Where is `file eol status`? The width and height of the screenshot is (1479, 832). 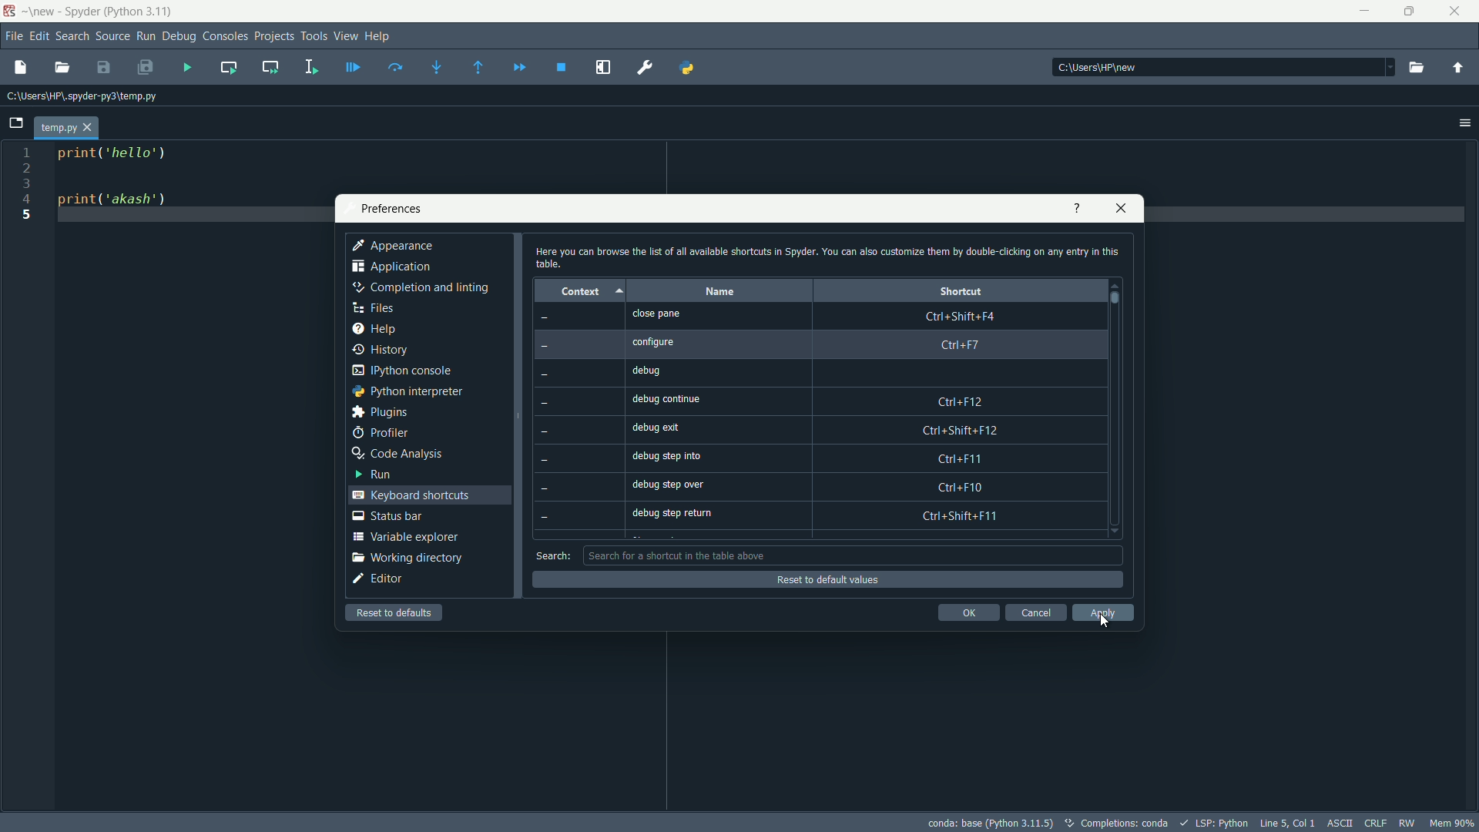
file eol status is located at coordinates (1376, 824).